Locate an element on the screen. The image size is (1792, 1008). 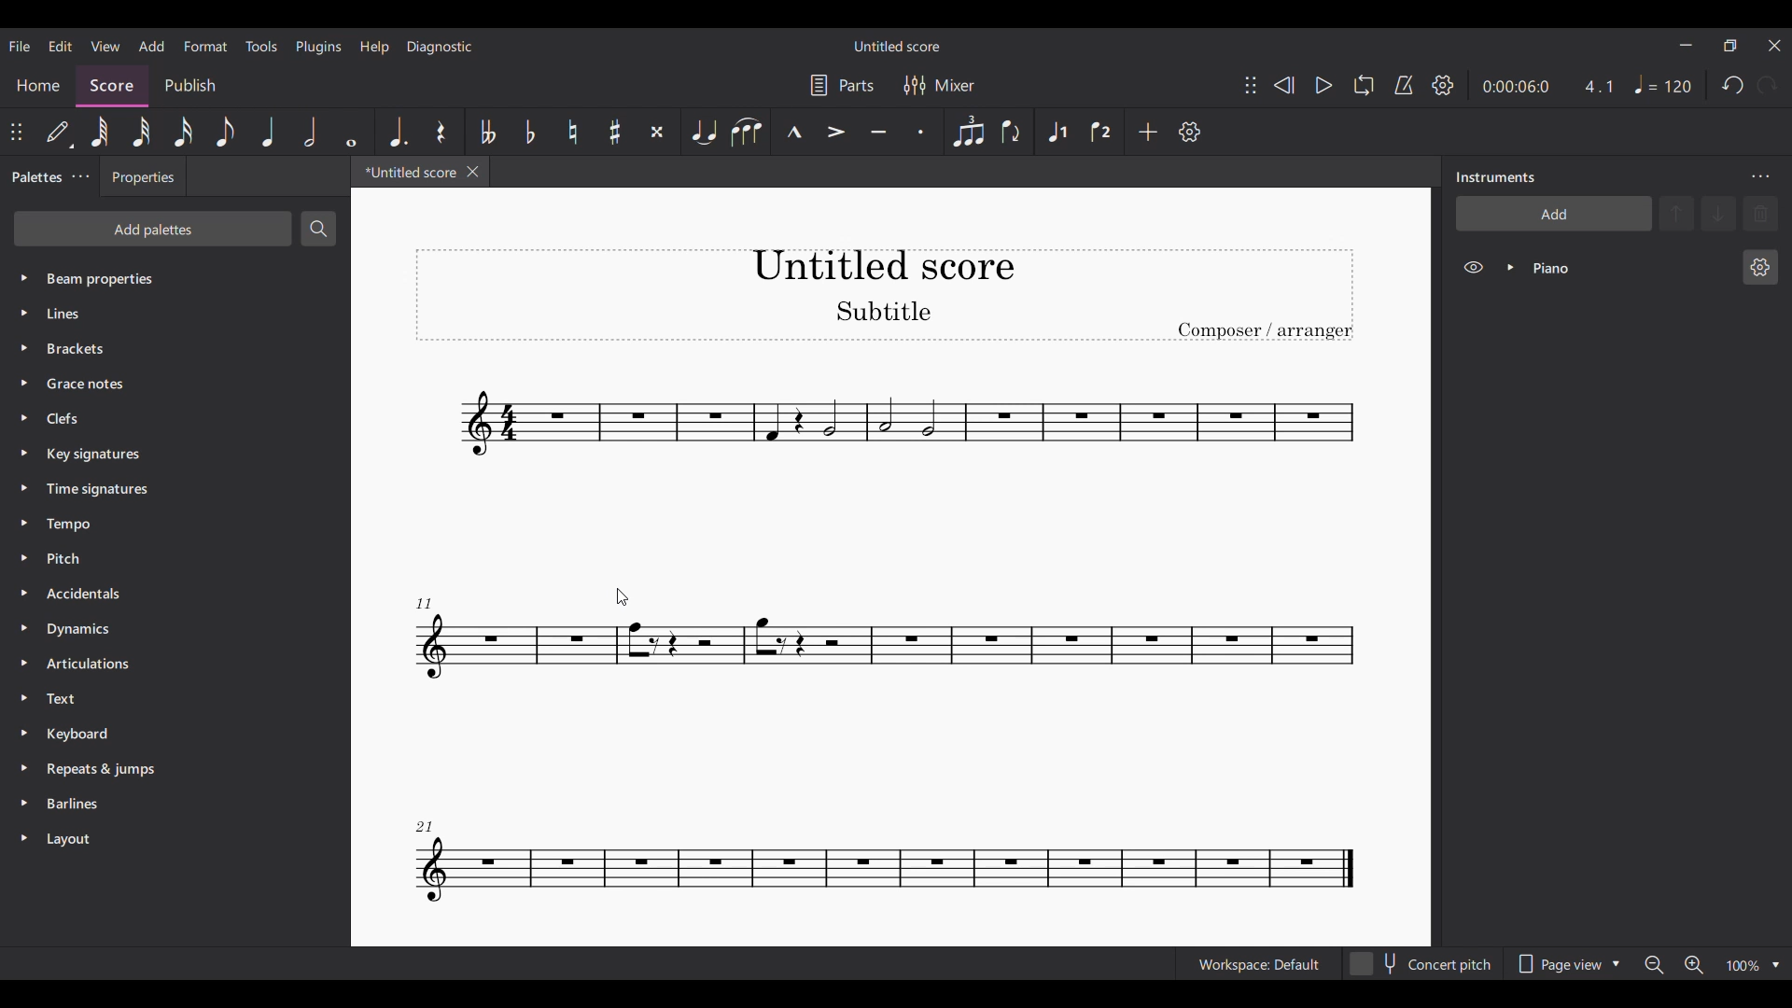
Move selected instrument down is located at coordinates (1718, 213).